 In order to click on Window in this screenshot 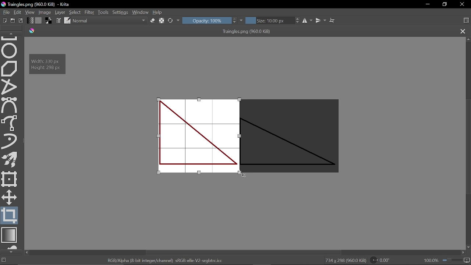, I will do `click(141, 12)`.